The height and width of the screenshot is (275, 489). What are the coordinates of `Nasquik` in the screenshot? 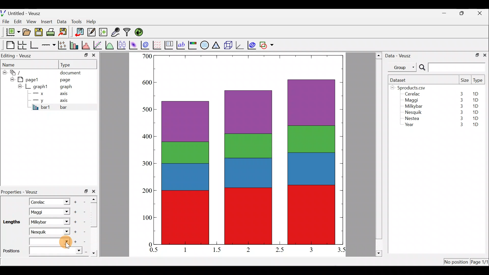 It's located at (42, 231).